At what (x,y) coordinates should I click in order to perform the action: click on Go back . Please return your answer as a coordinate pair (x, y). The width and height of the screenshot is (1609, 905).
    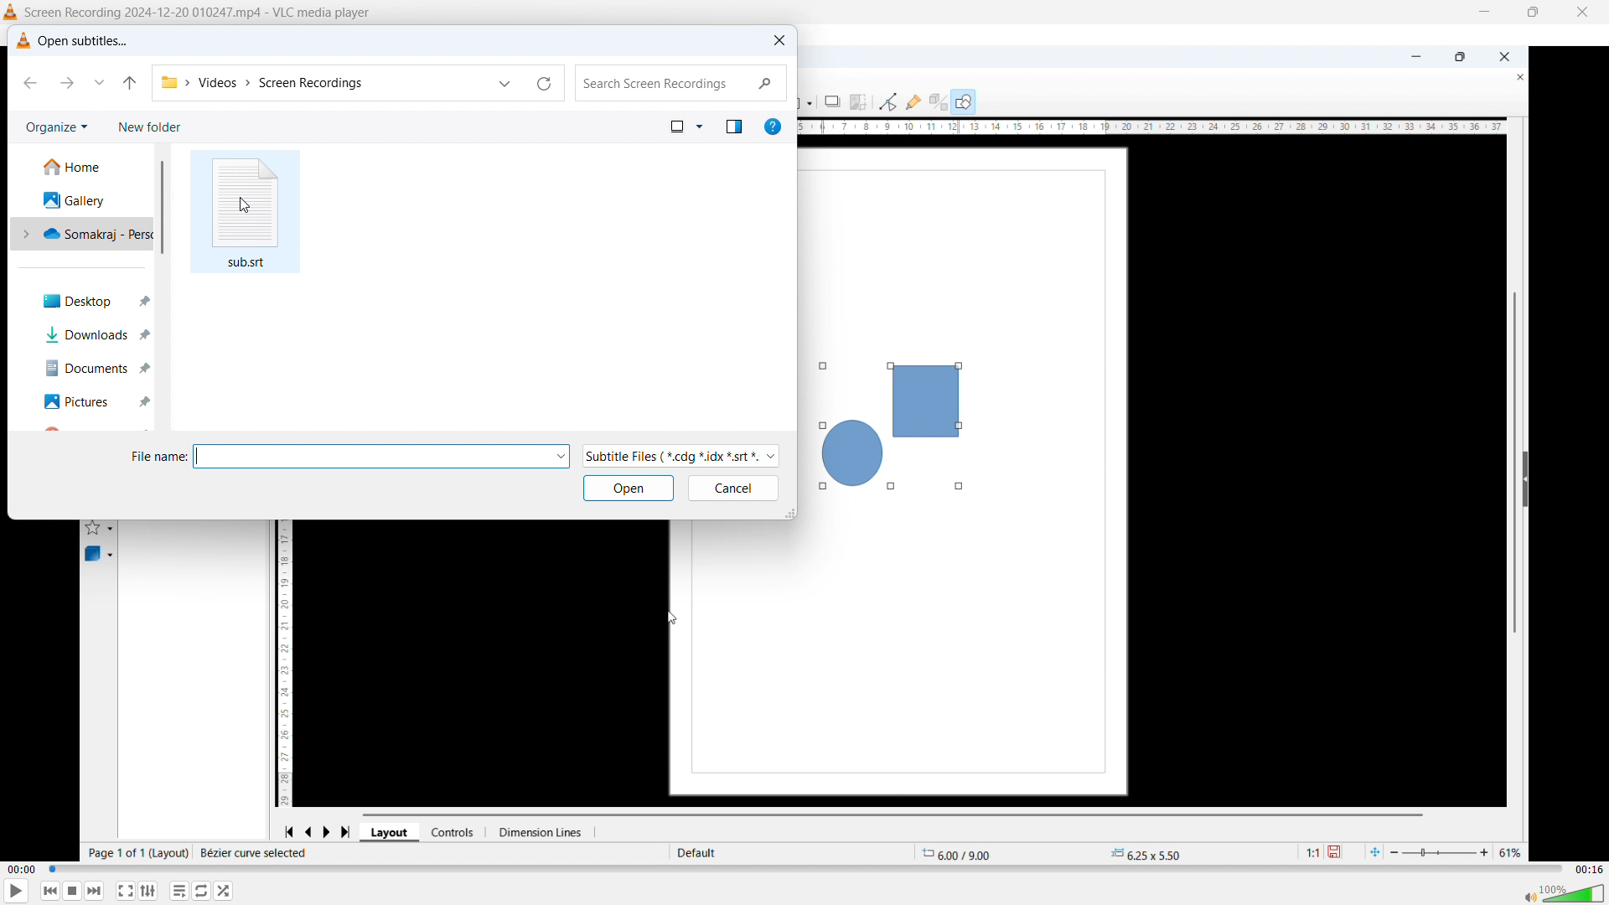
    Looking at the image, I should click on (33, 85).